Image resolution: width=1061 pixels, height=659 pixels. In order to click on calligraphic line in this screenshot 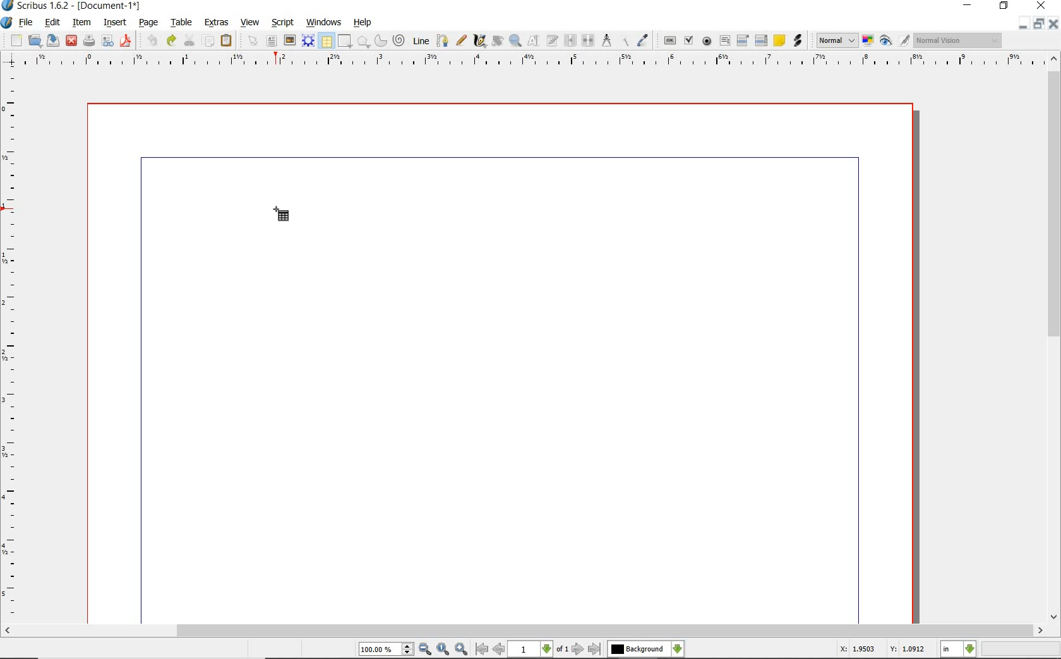, I will do `click(480, 41)`.